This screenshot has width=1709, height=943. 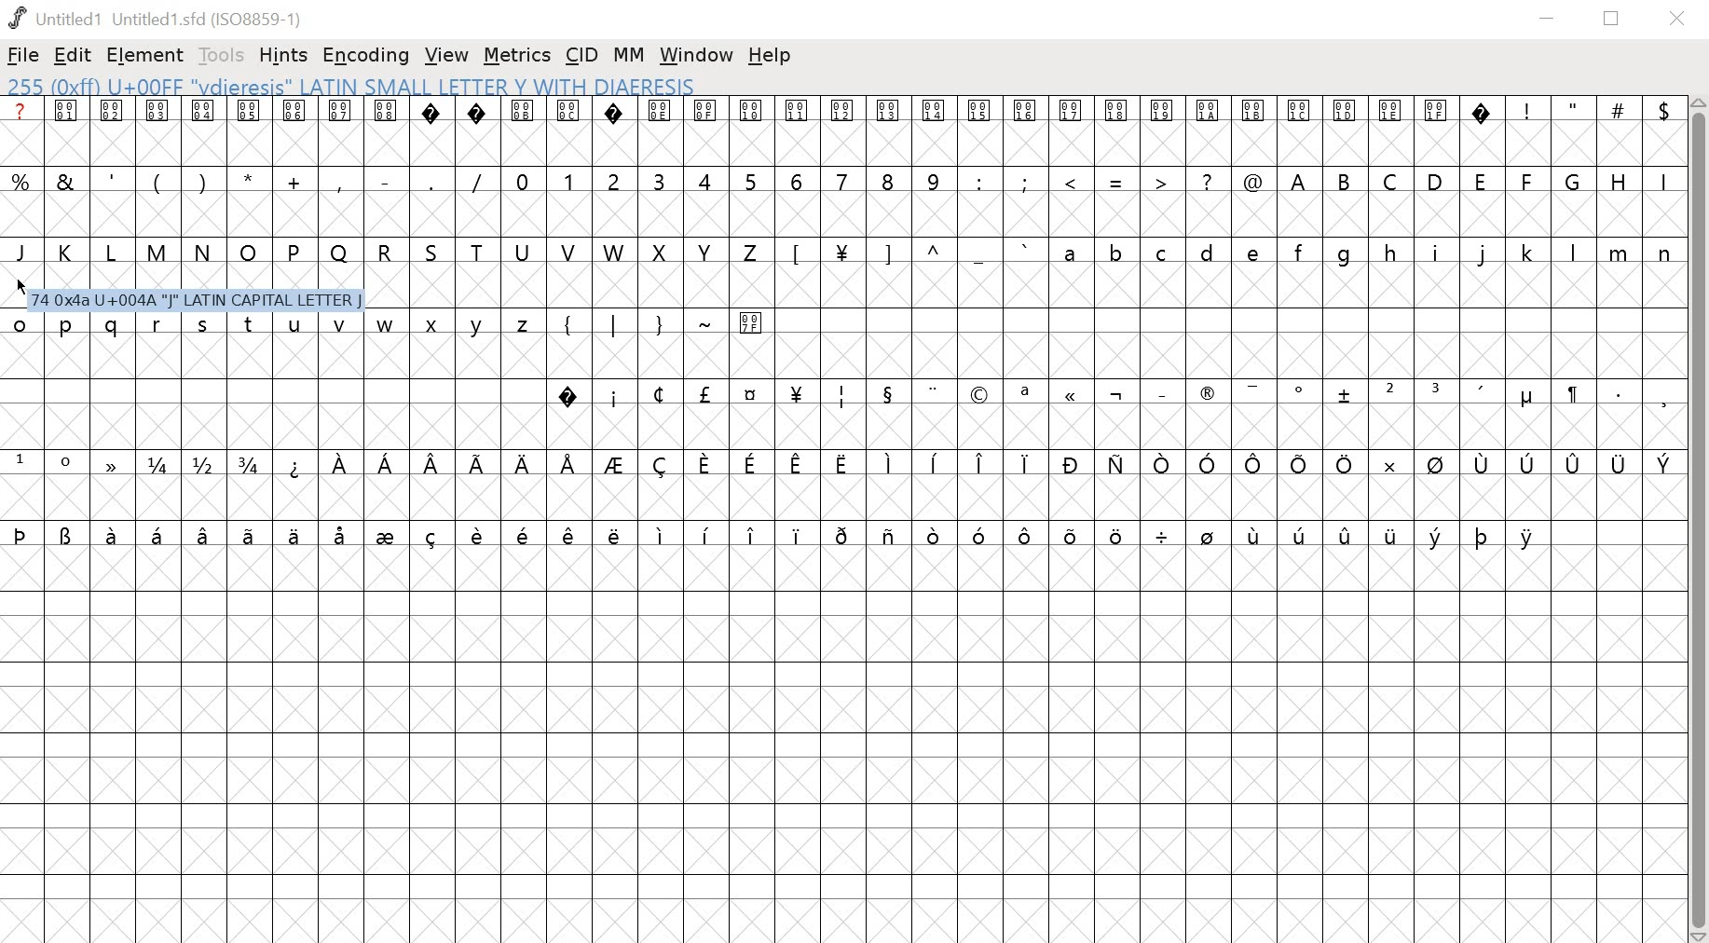 I want to click on lower case letters, so click(x=276, y=328).